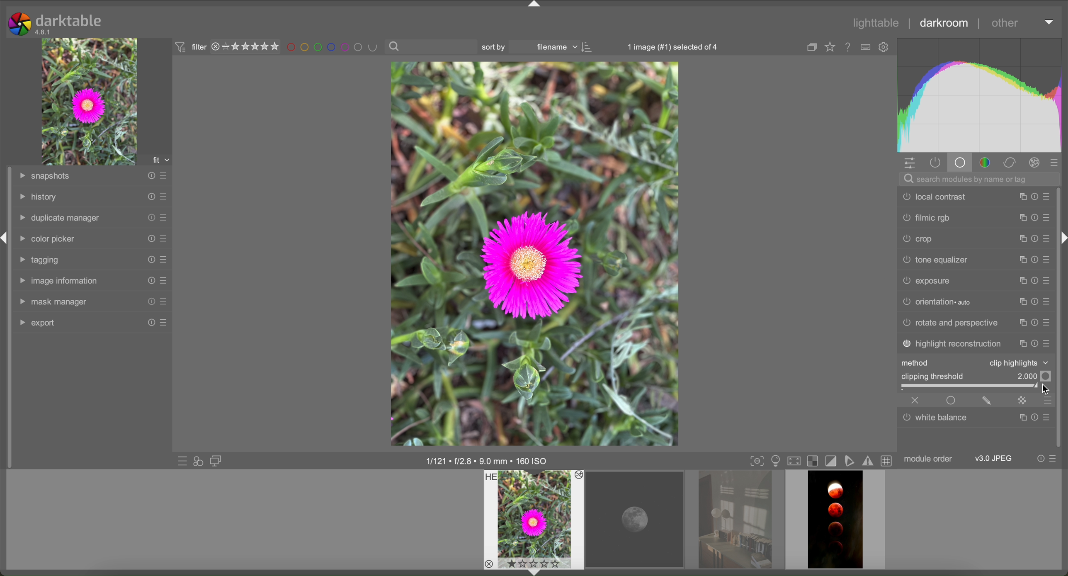  What do you see at coordinates (937, 420) in the screenshot?
I see `white balance` at bounding box center [937, 420].